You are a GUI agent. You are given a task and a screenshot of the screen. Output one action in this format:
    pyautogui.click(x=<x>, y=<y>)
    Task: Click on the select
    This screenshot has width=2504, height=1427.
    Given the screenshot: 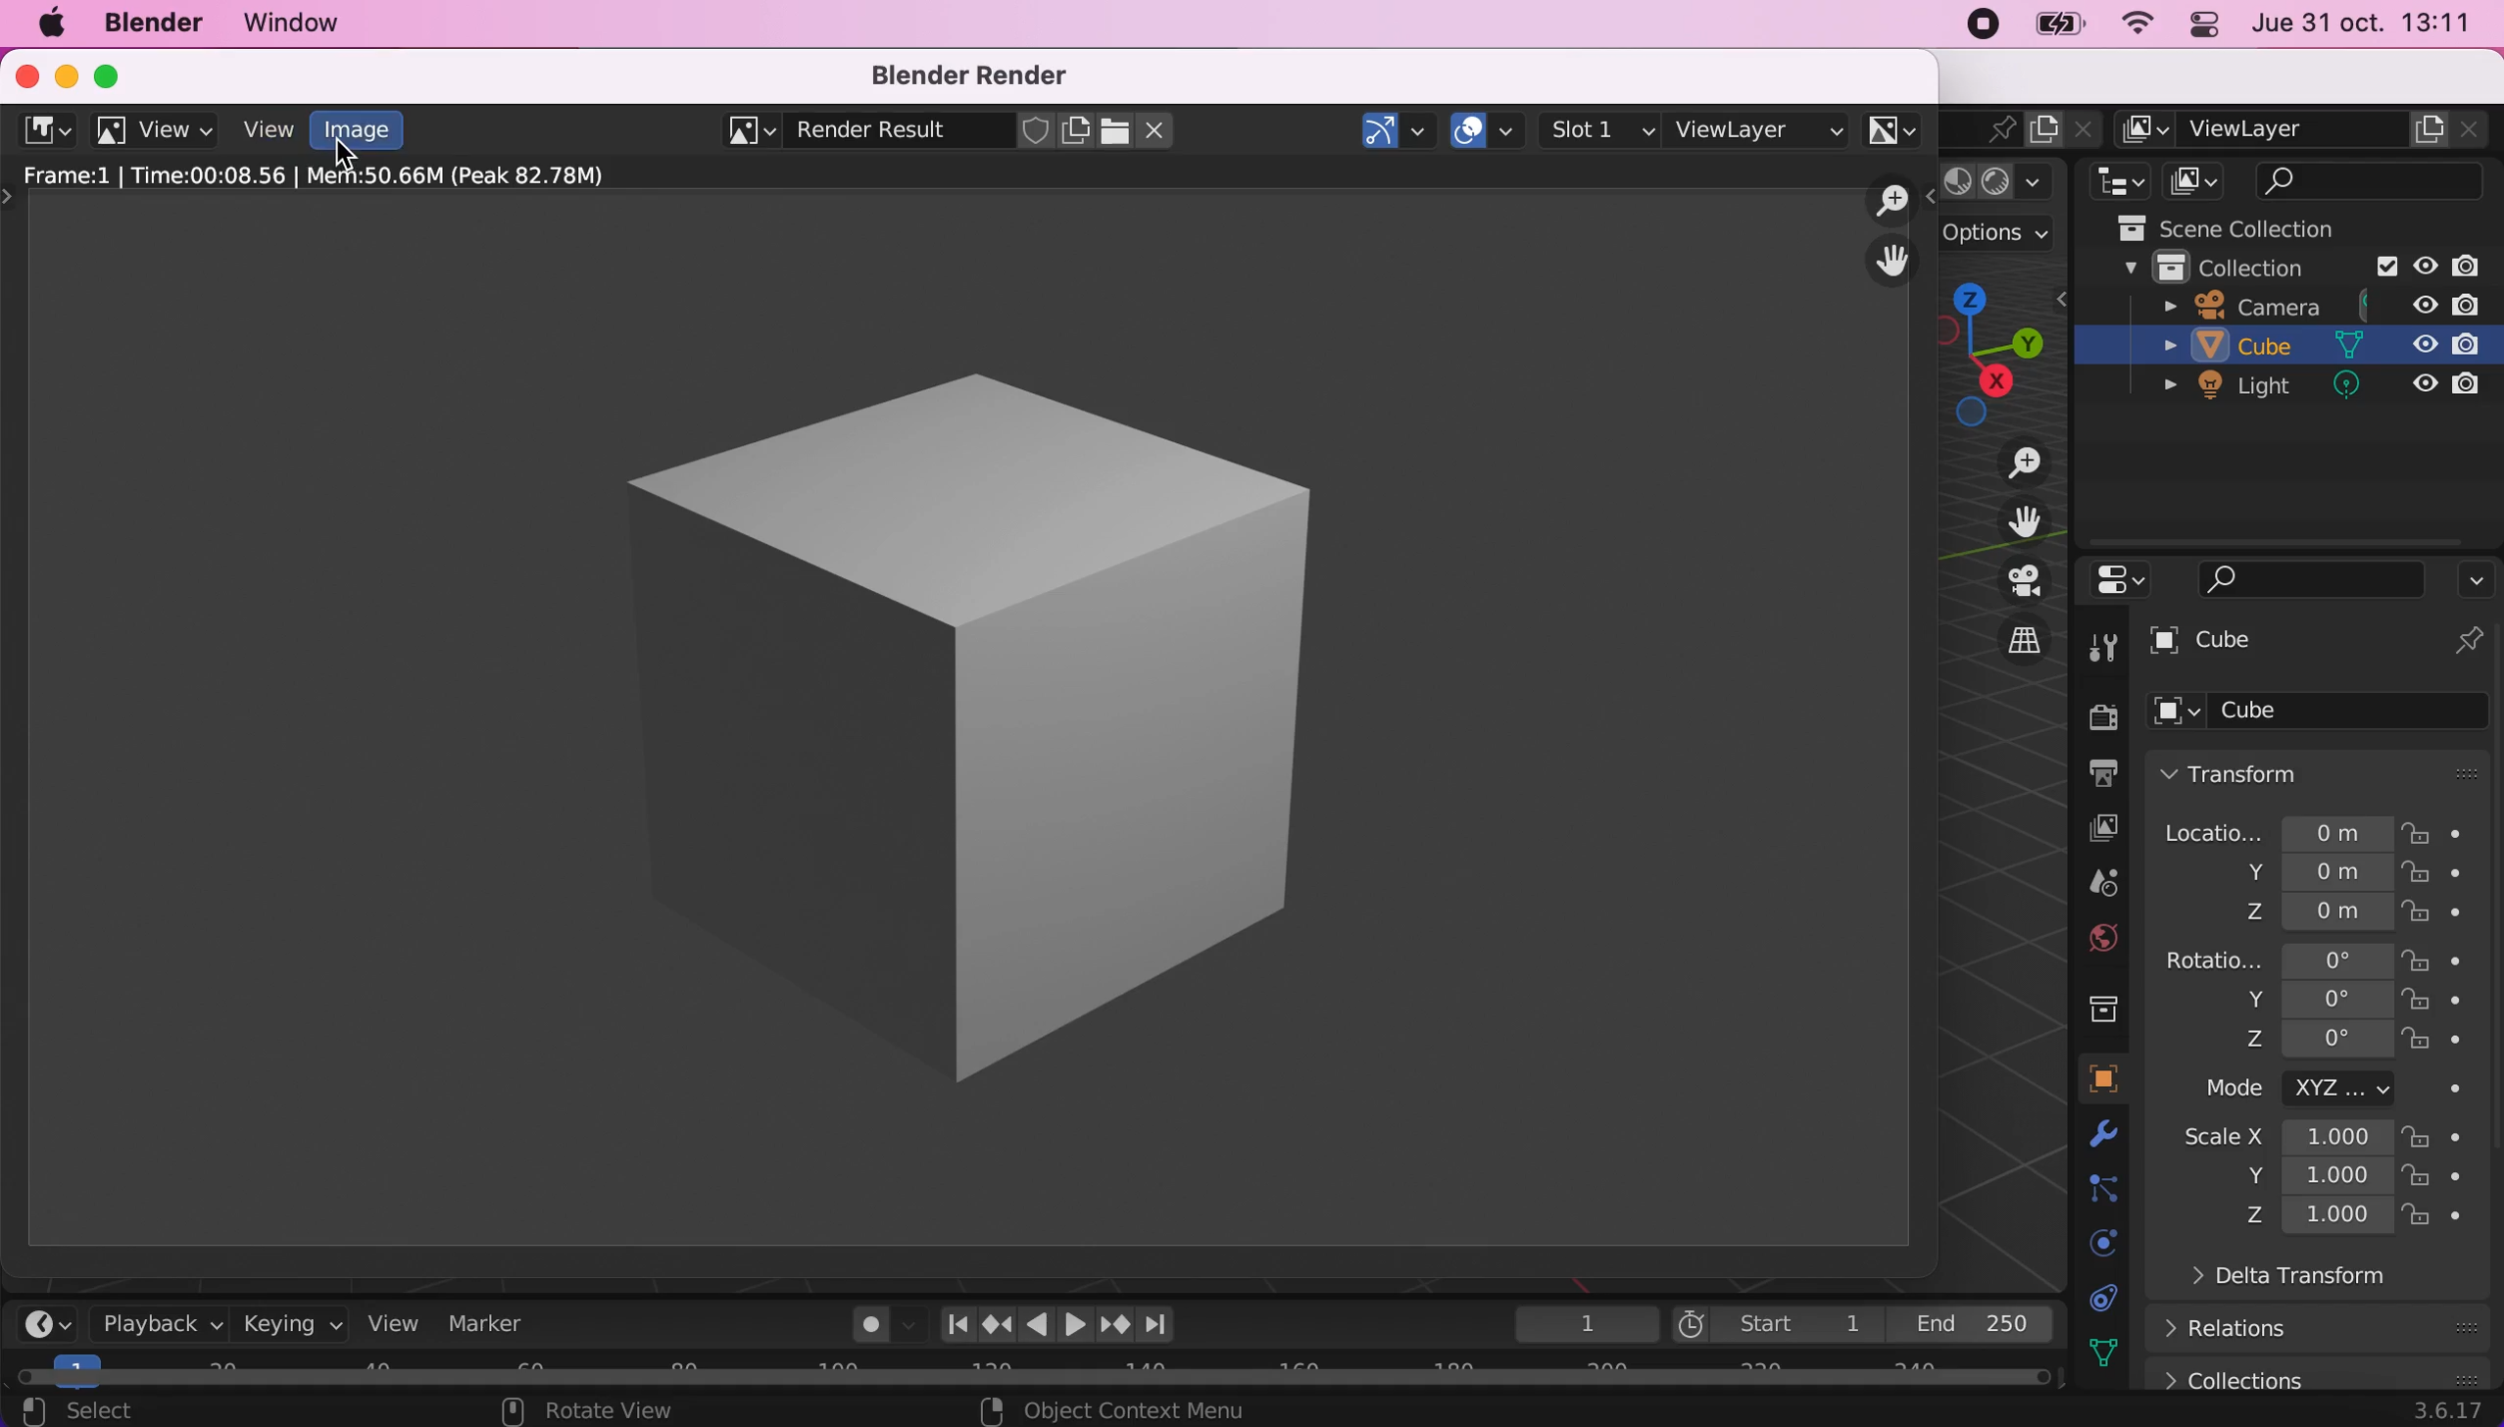 What is the action you would take?
    pyautogui.click(x=147, y=1409)
    